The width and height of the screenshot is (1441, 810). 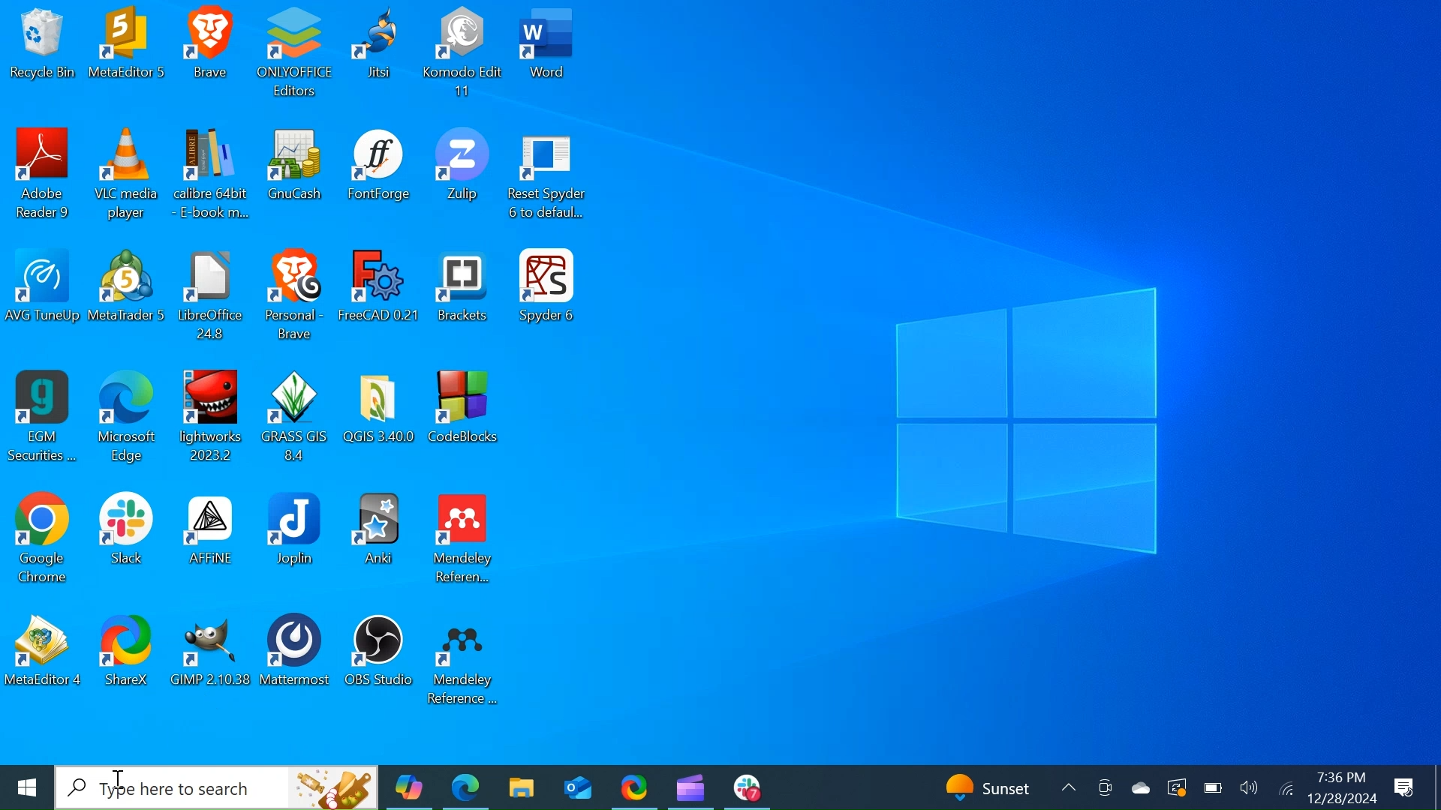 What do you see at coordinates (465, 787) in the screenshot?
I see `Microsoft Edge` at bounding box center [465, 787].